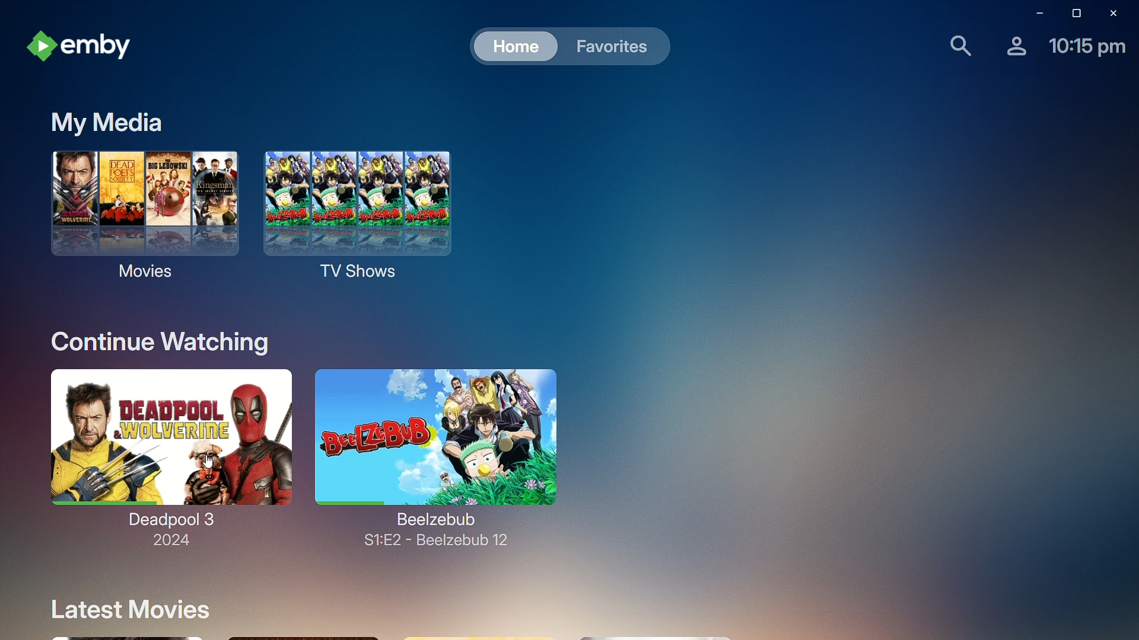  What do you see at coordinates (956, 47) in the screenshot?
I see `Find` at bounding box center [956, 47].